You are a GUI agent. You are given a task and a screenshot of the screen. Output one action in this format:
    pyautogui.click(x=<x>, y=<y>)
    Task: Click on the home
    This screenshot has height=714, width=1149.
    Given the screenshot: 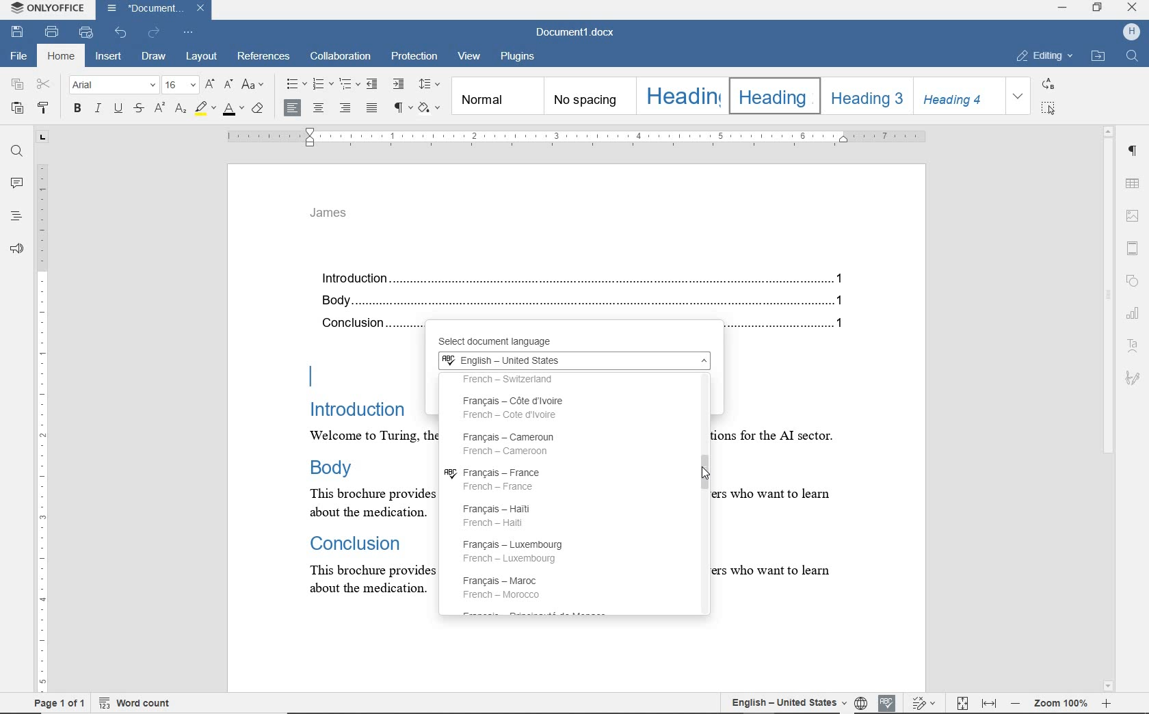 What is the action you would take?
    pyautogui.click(x=60, y=57)
    